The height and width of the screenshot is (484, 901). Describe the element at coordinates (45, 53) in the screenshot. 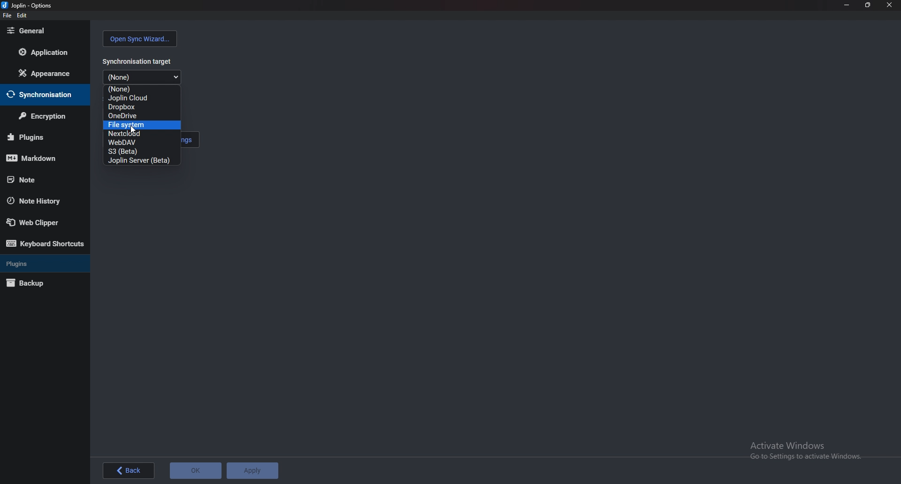

I see `Application` at that location.